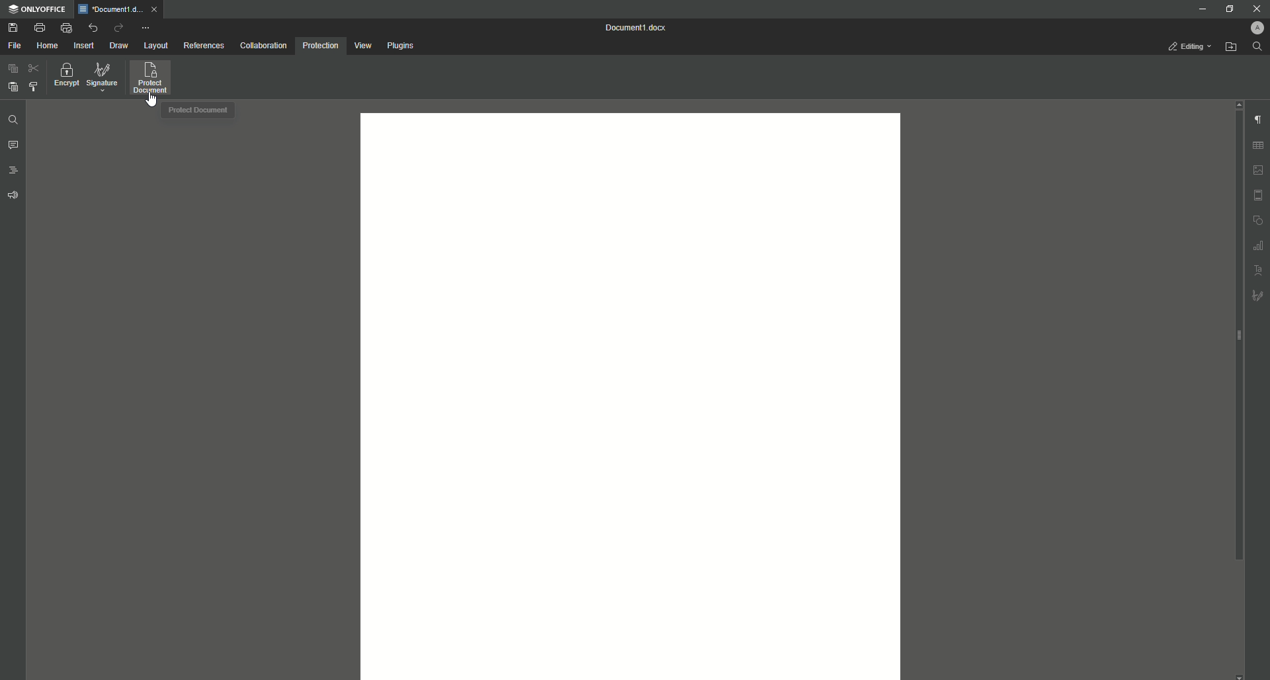  I want to click on Draw, so click(120, 46).